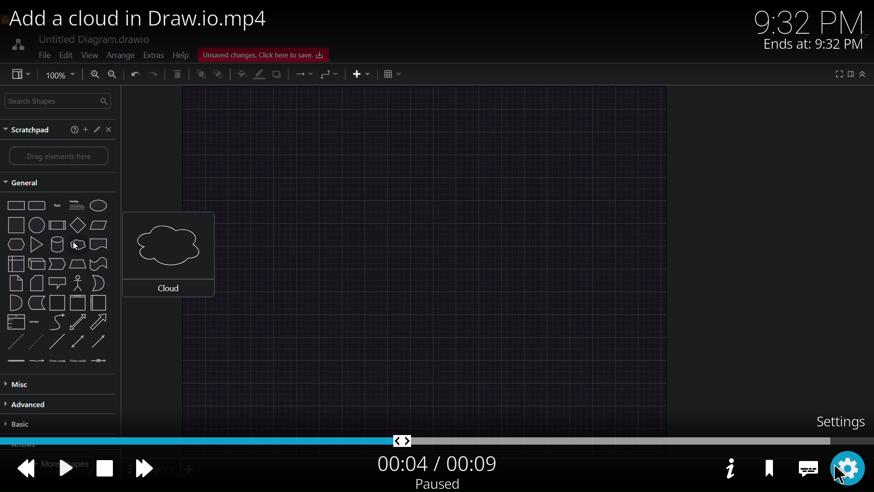  Describe the element at coordinates (435, 464) in the screenshot. I see `00:04 / 00:09` at that location.